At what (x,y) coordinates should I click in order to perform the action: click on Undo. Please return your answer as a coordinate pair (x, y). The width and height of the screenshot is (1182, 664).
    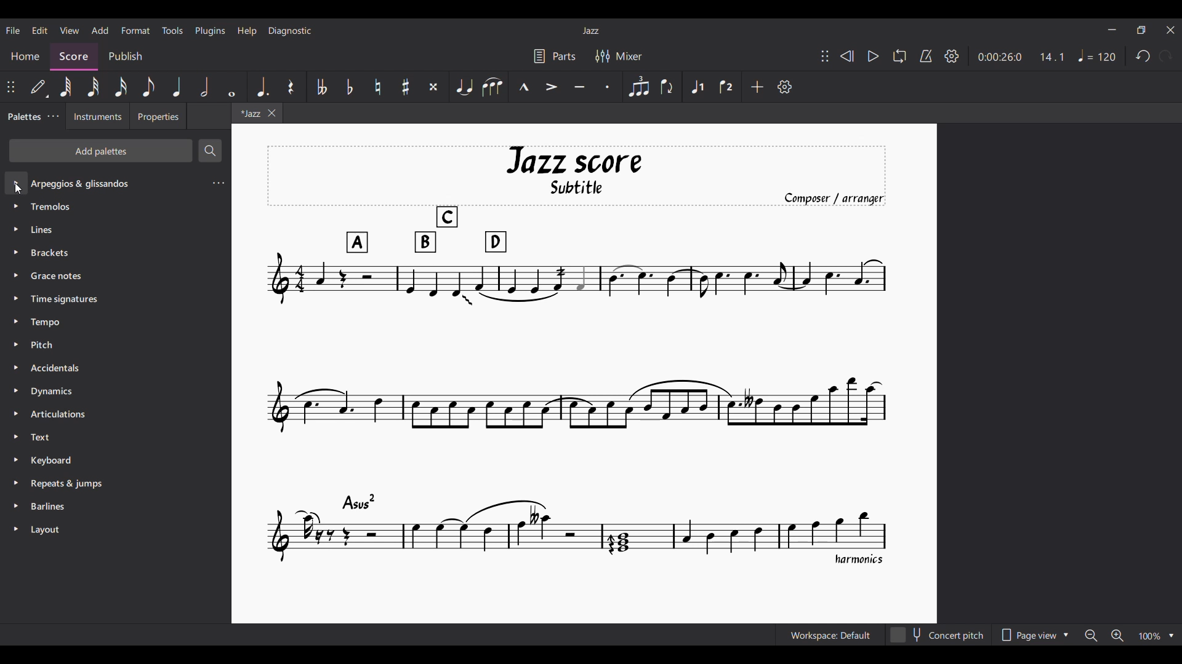
    Looking at the image, I should click on (1143, 56).